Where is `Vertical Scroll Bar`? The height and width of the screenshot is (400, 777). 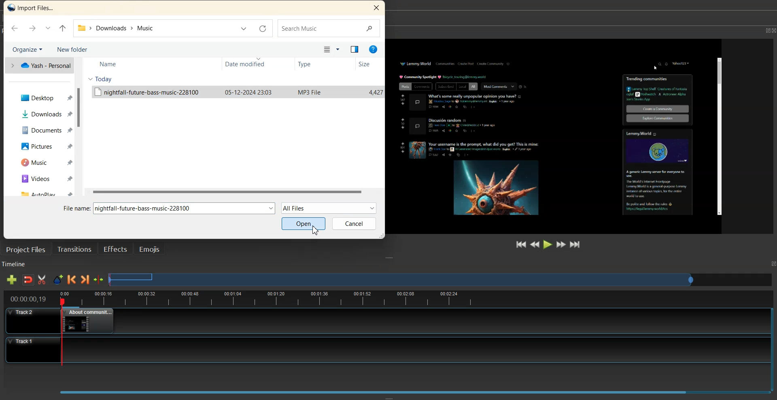
Vertical Scroll Bar is located at coordinates (772, 346).